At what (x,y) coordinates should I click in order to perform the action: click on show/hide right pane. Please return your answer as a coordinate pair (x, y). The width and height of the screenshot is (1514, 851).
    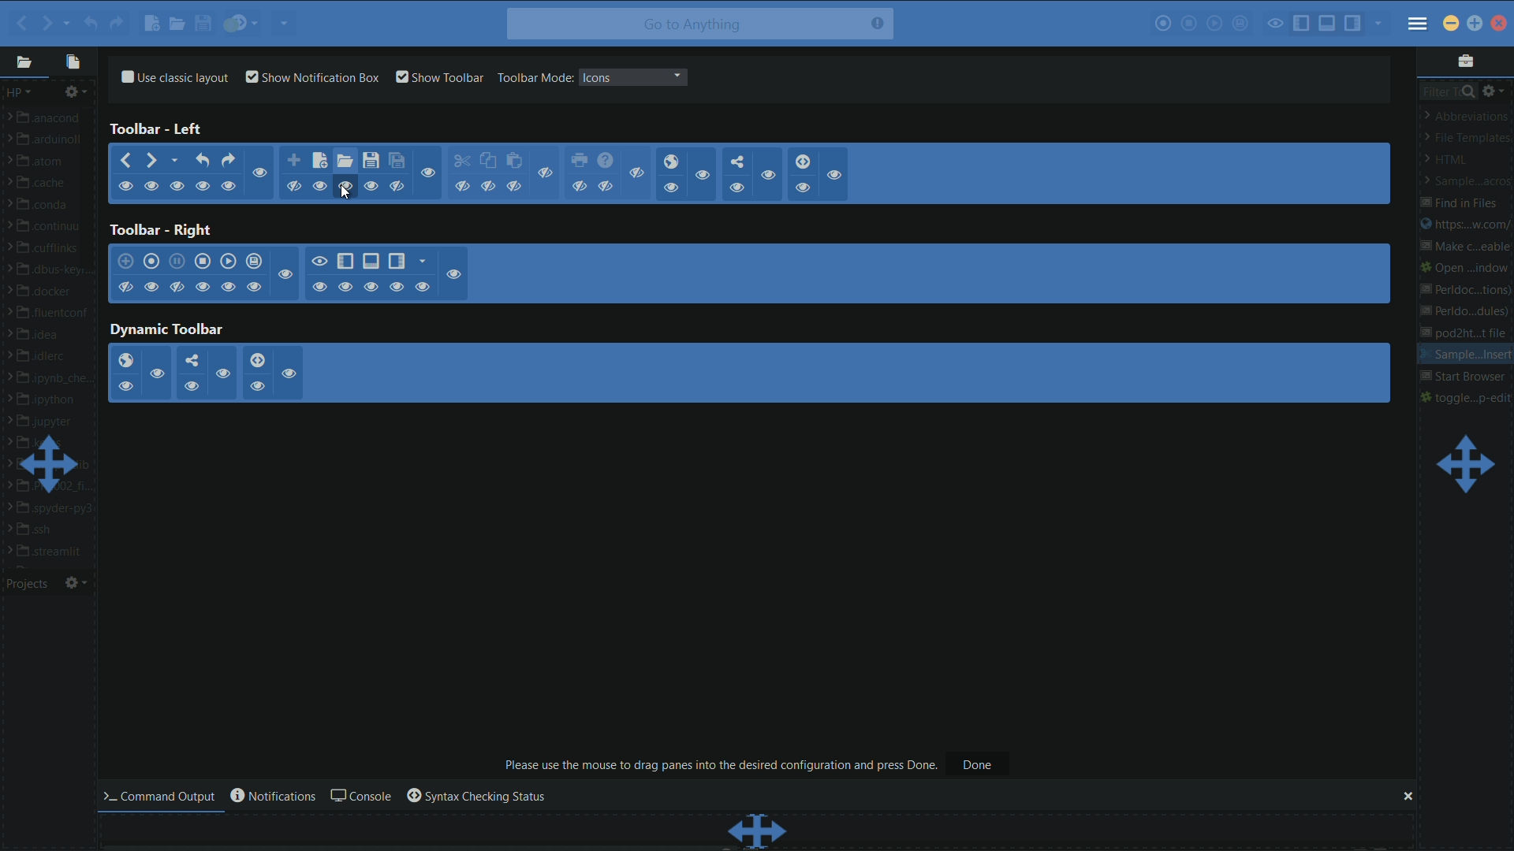
    Looking at the image, I should click on (396, 262).